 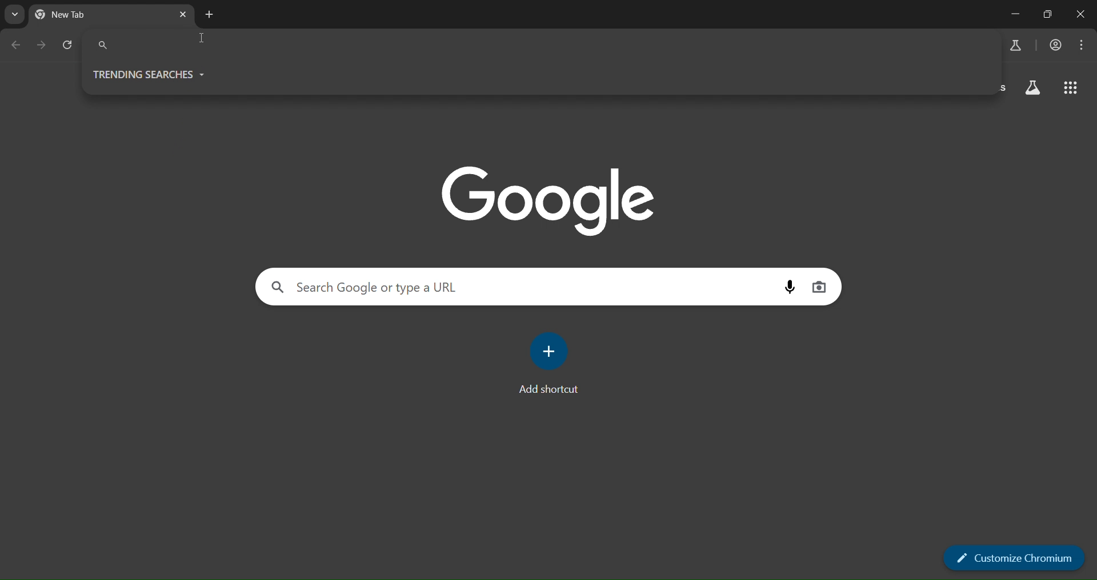 I want to click on cursor, so click(x=203, y=40).